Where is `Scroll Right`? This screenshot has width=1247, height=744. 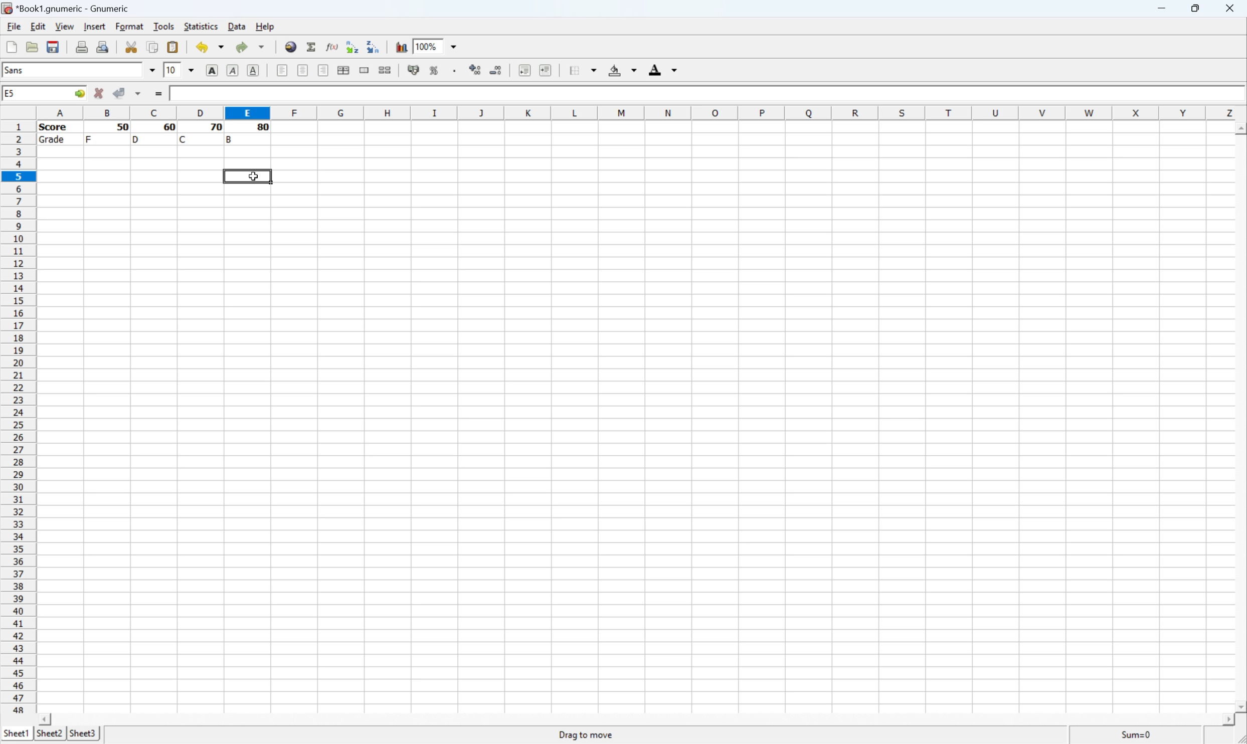
Scroll Right is located at coordinates (1224, 719).